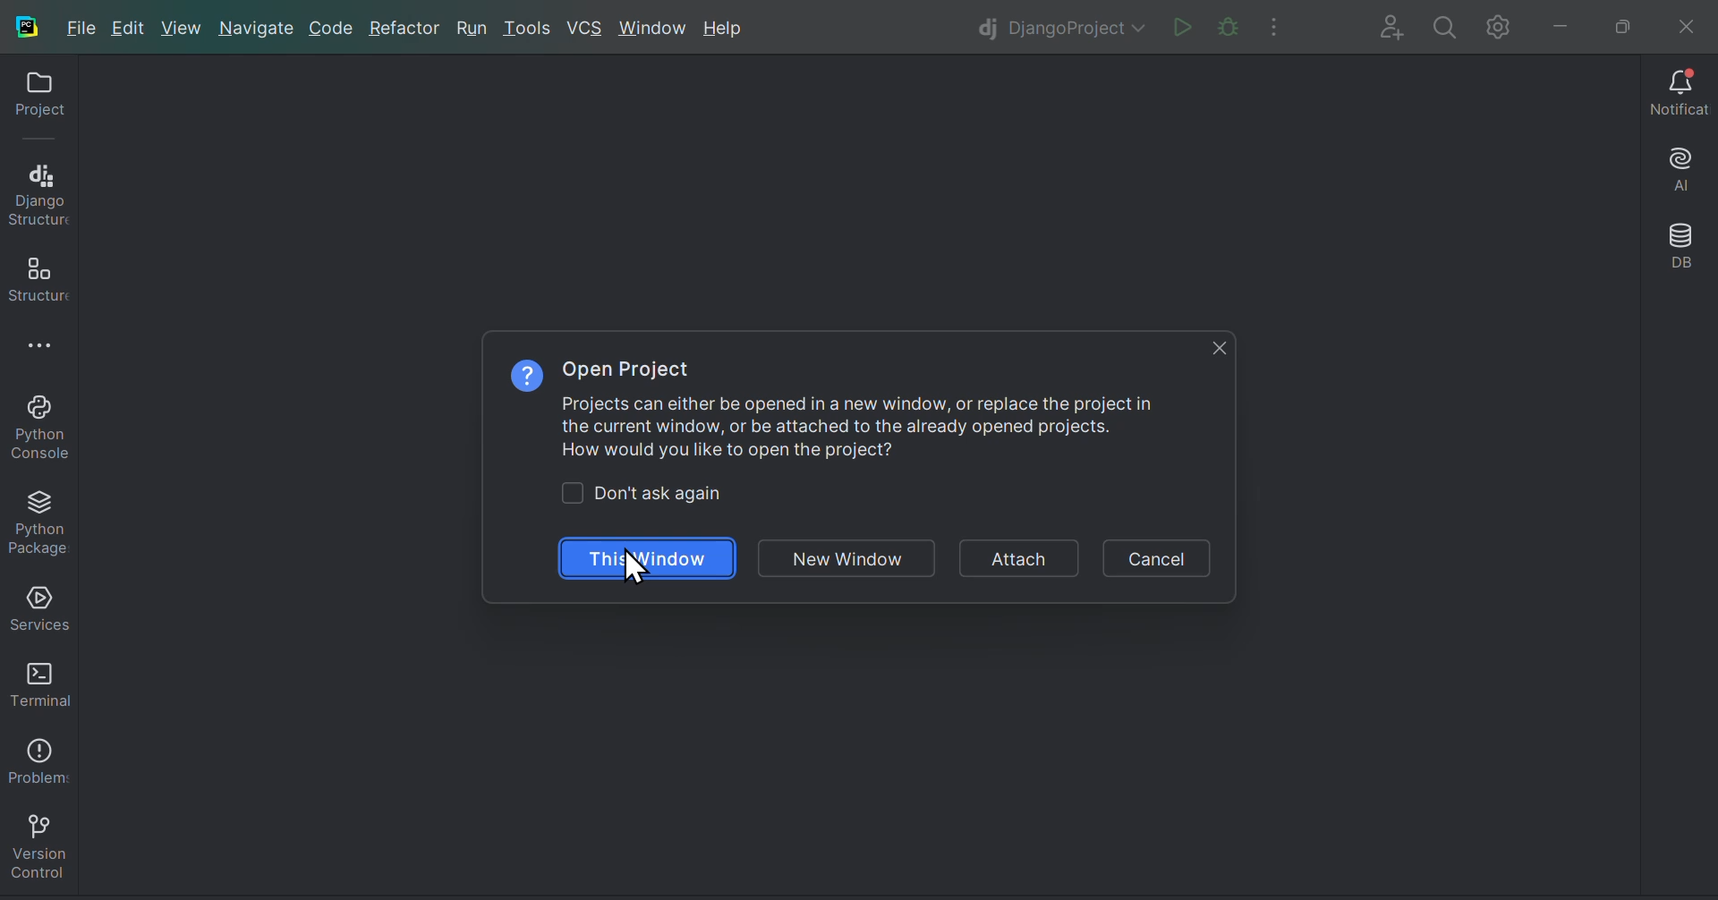 The width and height of the screenshot is (1718, 900). Describe the element at coordinates (132, 29) in the screenshot. I see `Edit` at that location.